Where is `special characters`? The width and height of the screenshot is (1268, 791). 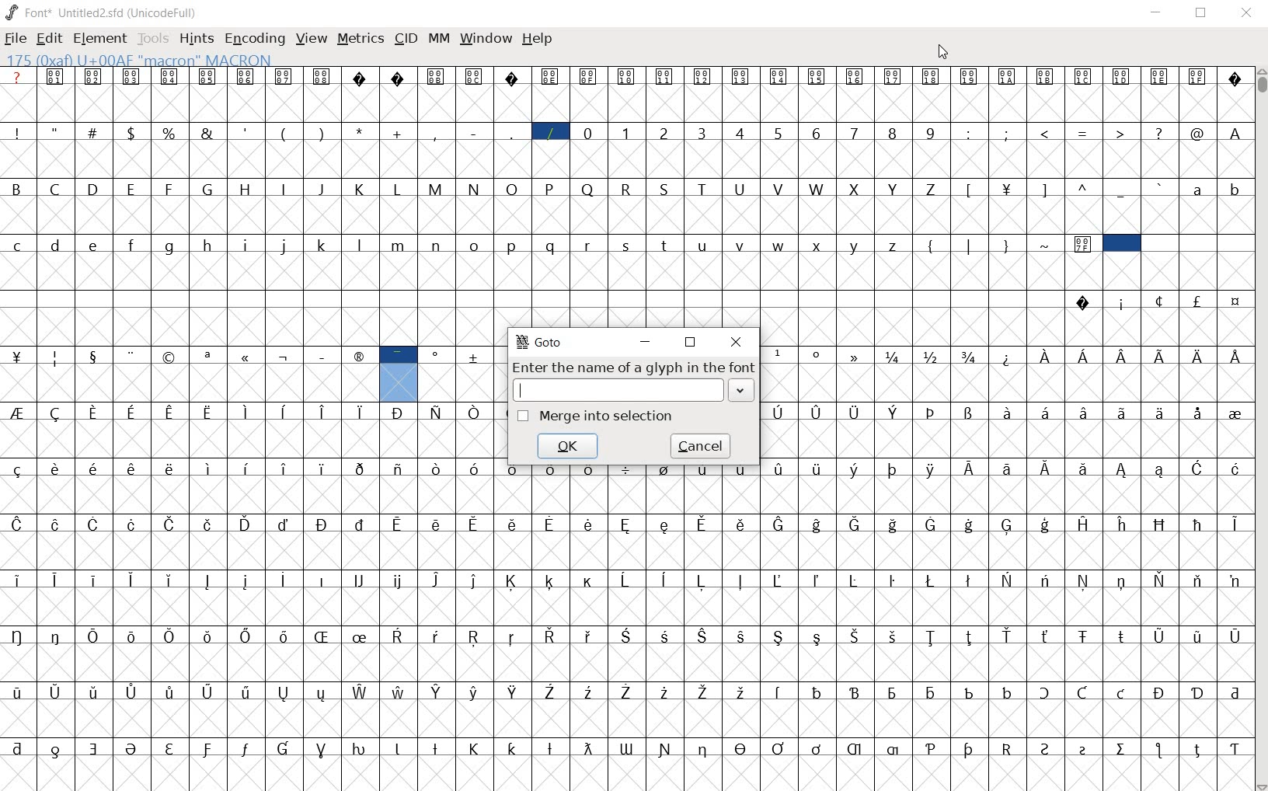
special characters is located at coordinates (969, 204).